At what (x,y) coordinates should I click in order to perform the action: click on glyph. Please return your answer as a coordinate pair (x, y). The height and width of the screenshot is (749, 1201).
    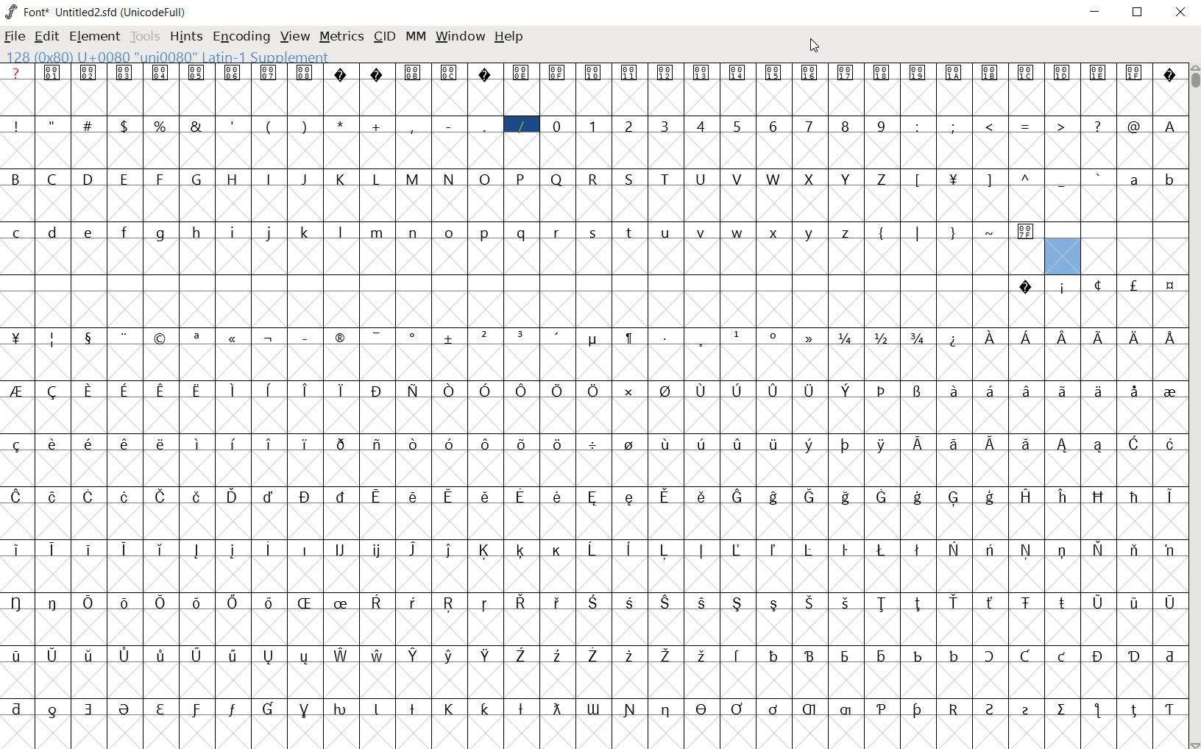
    Looking at the image, I should click on (88, 391).